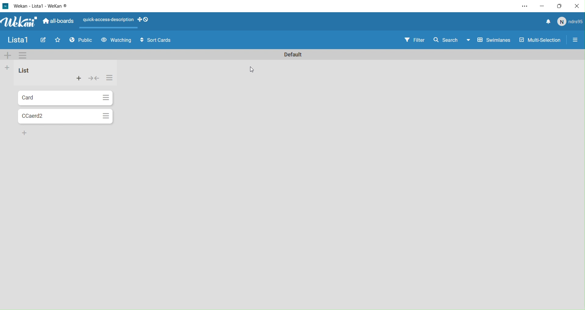 The image size is (585, 310). What do you see at coordinates (545, 21) in the screenshot?
I see `Notifications` at bounding box center [545, 21].